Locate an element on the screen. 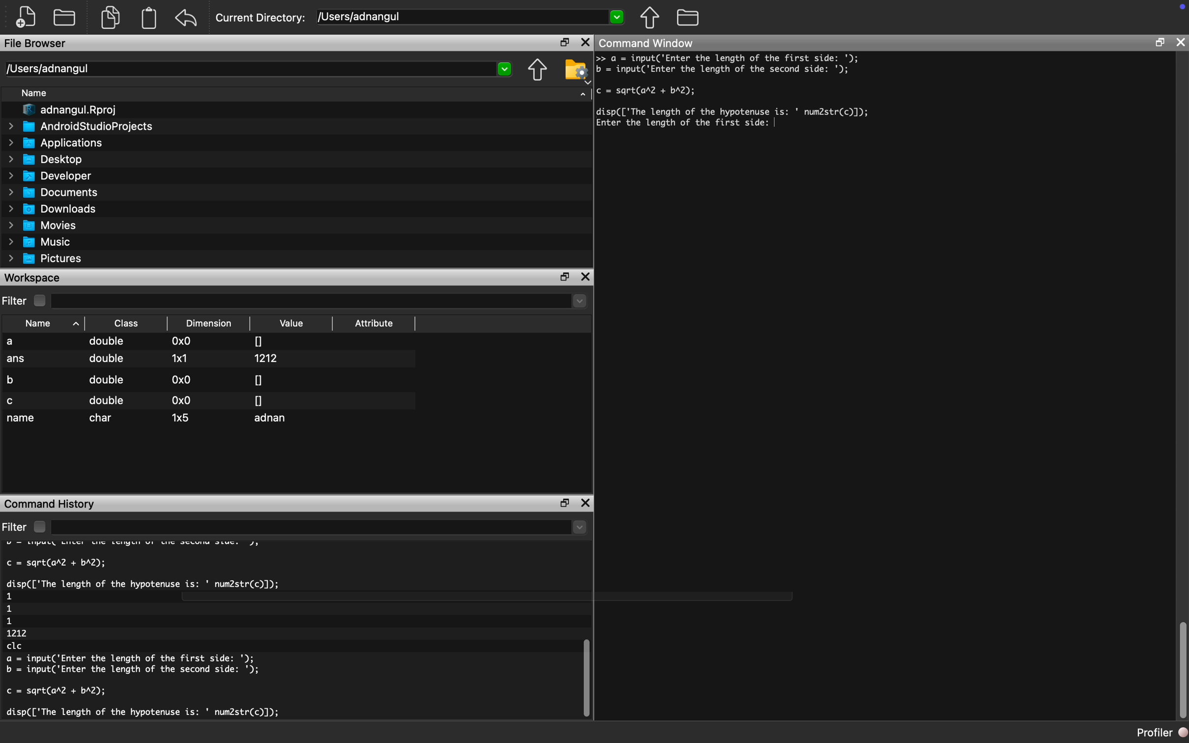  dropdown is located at coordinates (321, 528).